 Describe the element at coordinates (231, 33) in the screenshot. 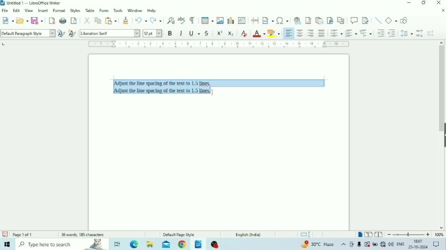

I see `Subscript` at that location.